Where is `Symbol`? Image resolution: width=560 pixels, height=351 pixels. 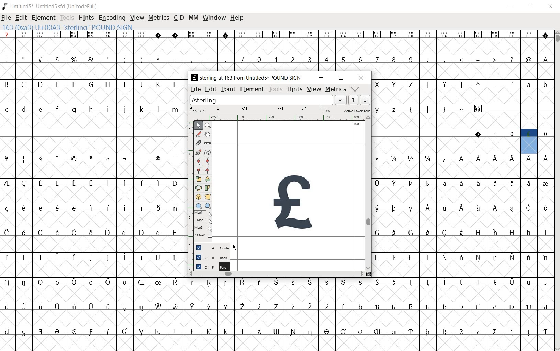
Symbol is located at coordinates (428, 258).